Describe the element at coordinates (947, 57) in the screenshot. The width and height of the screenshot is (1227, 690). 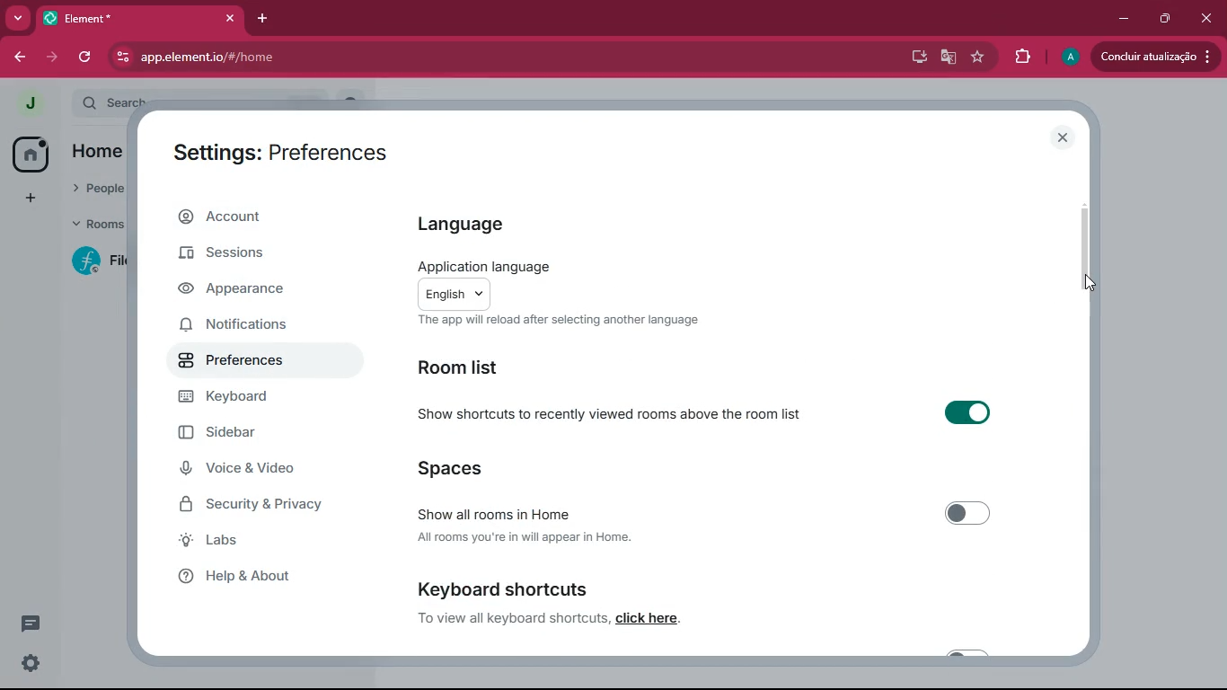
I see `google translate` at that location.